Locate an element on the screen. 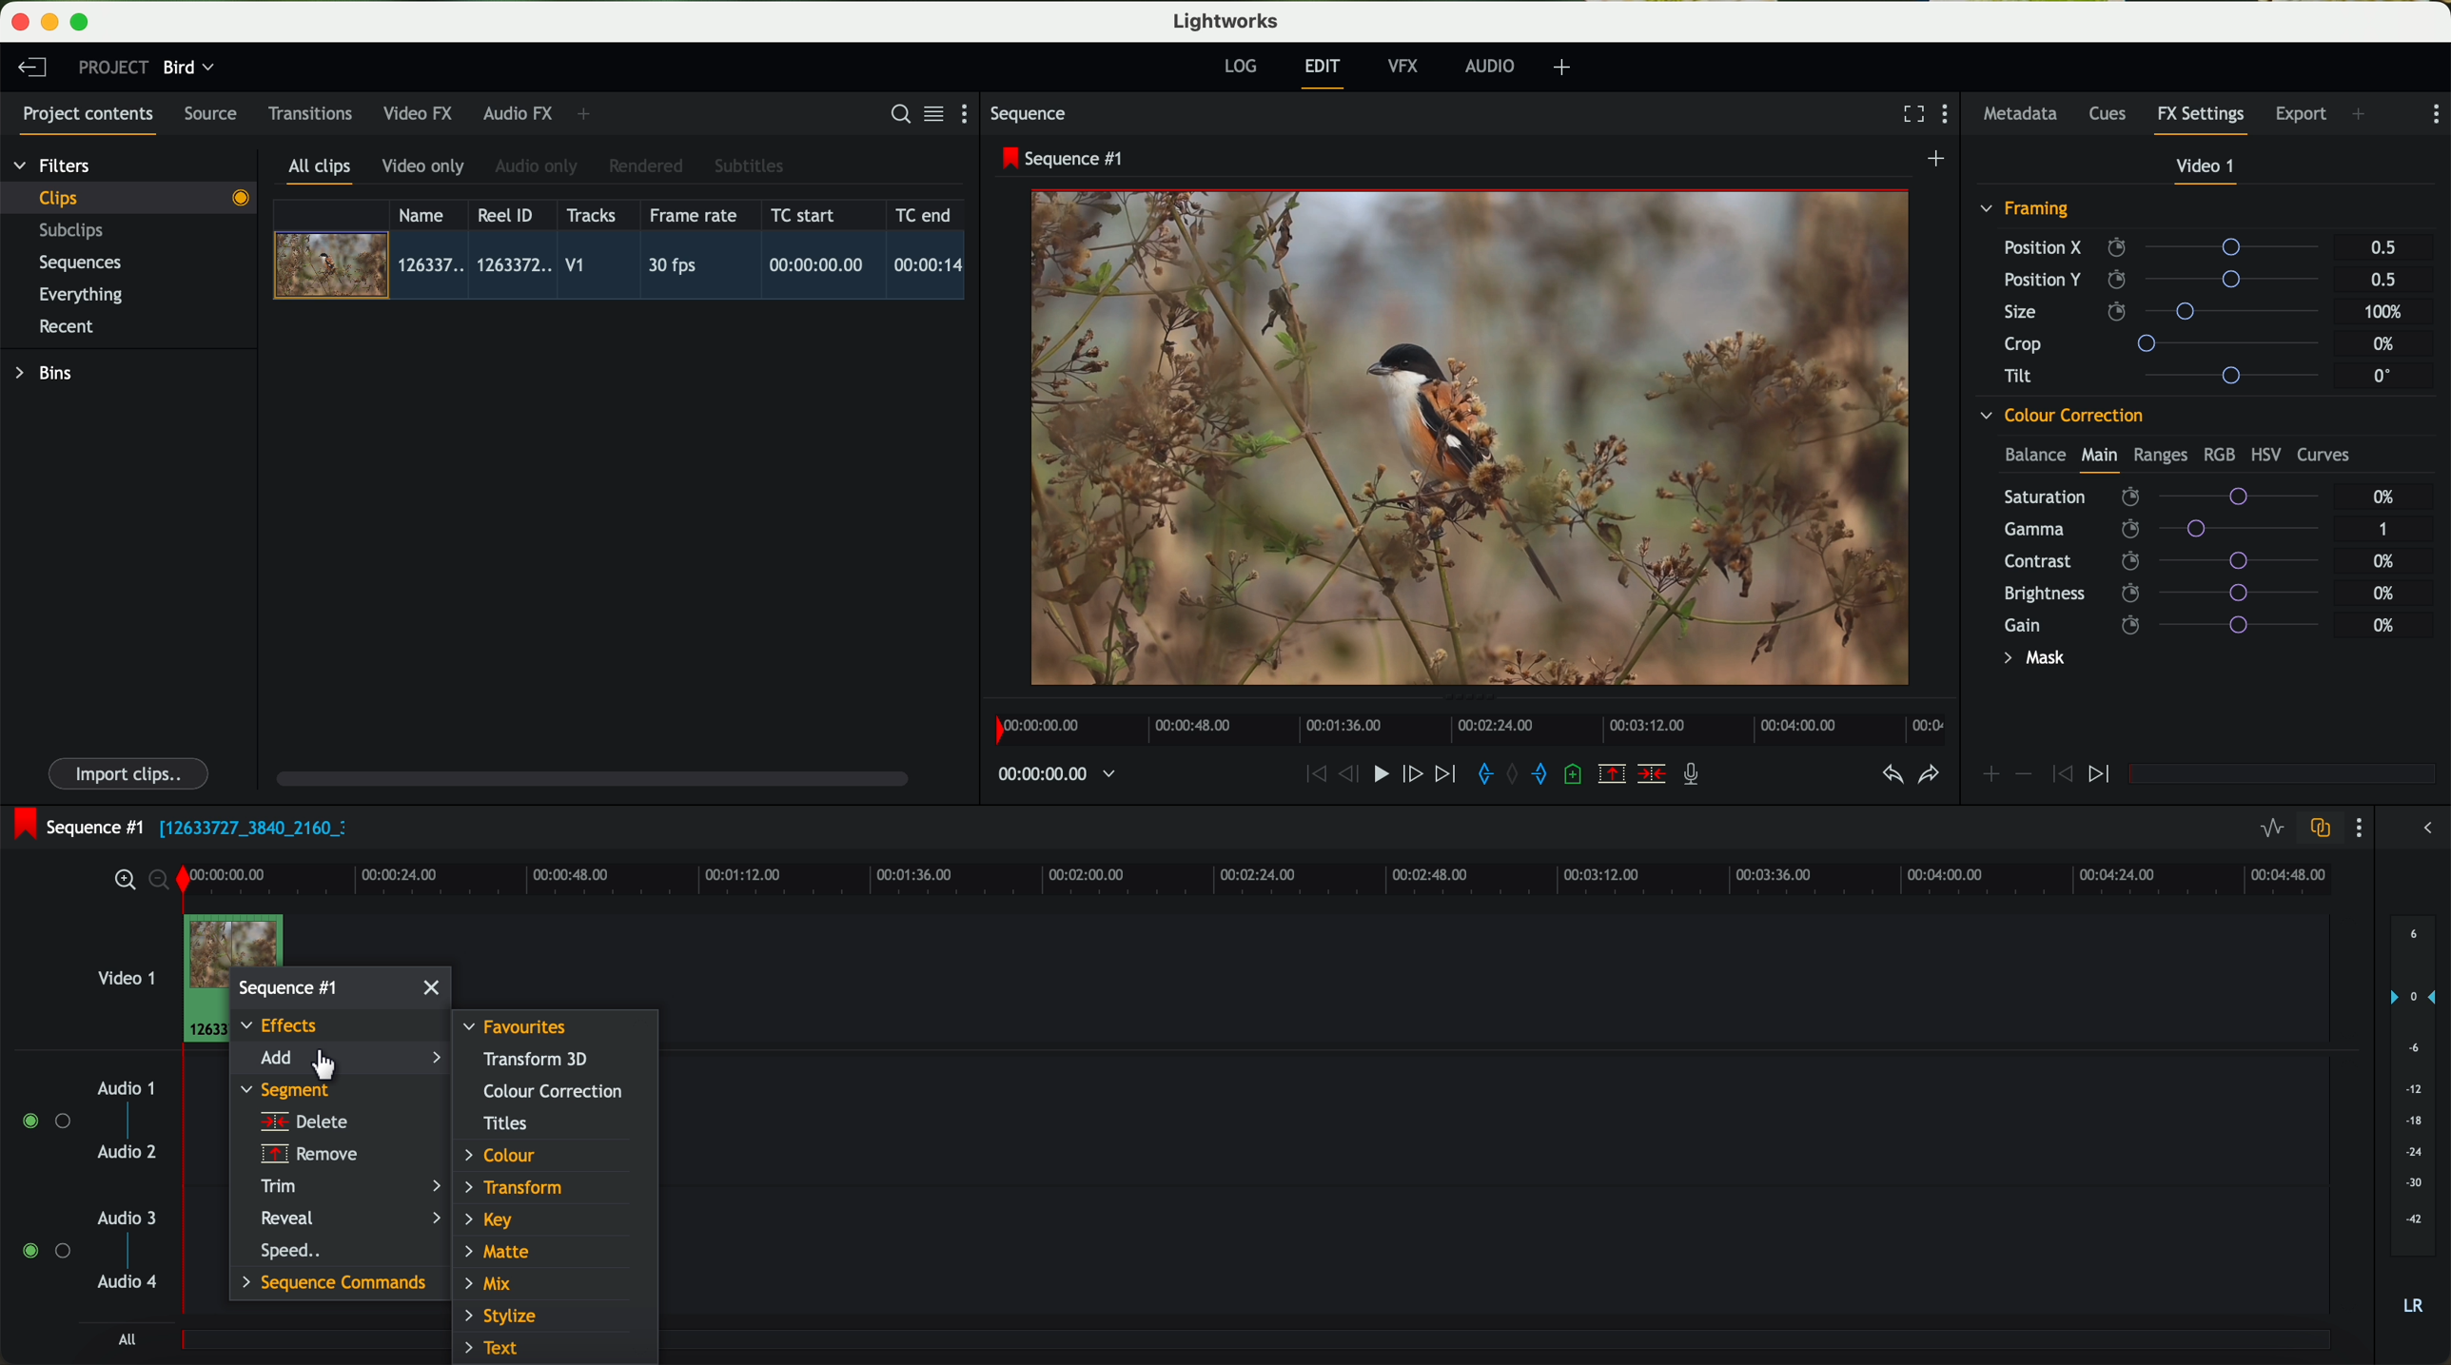 Image resolution: width=2451 pixels, height=1365 pixels. cues is located at coordinates (2113, 115).